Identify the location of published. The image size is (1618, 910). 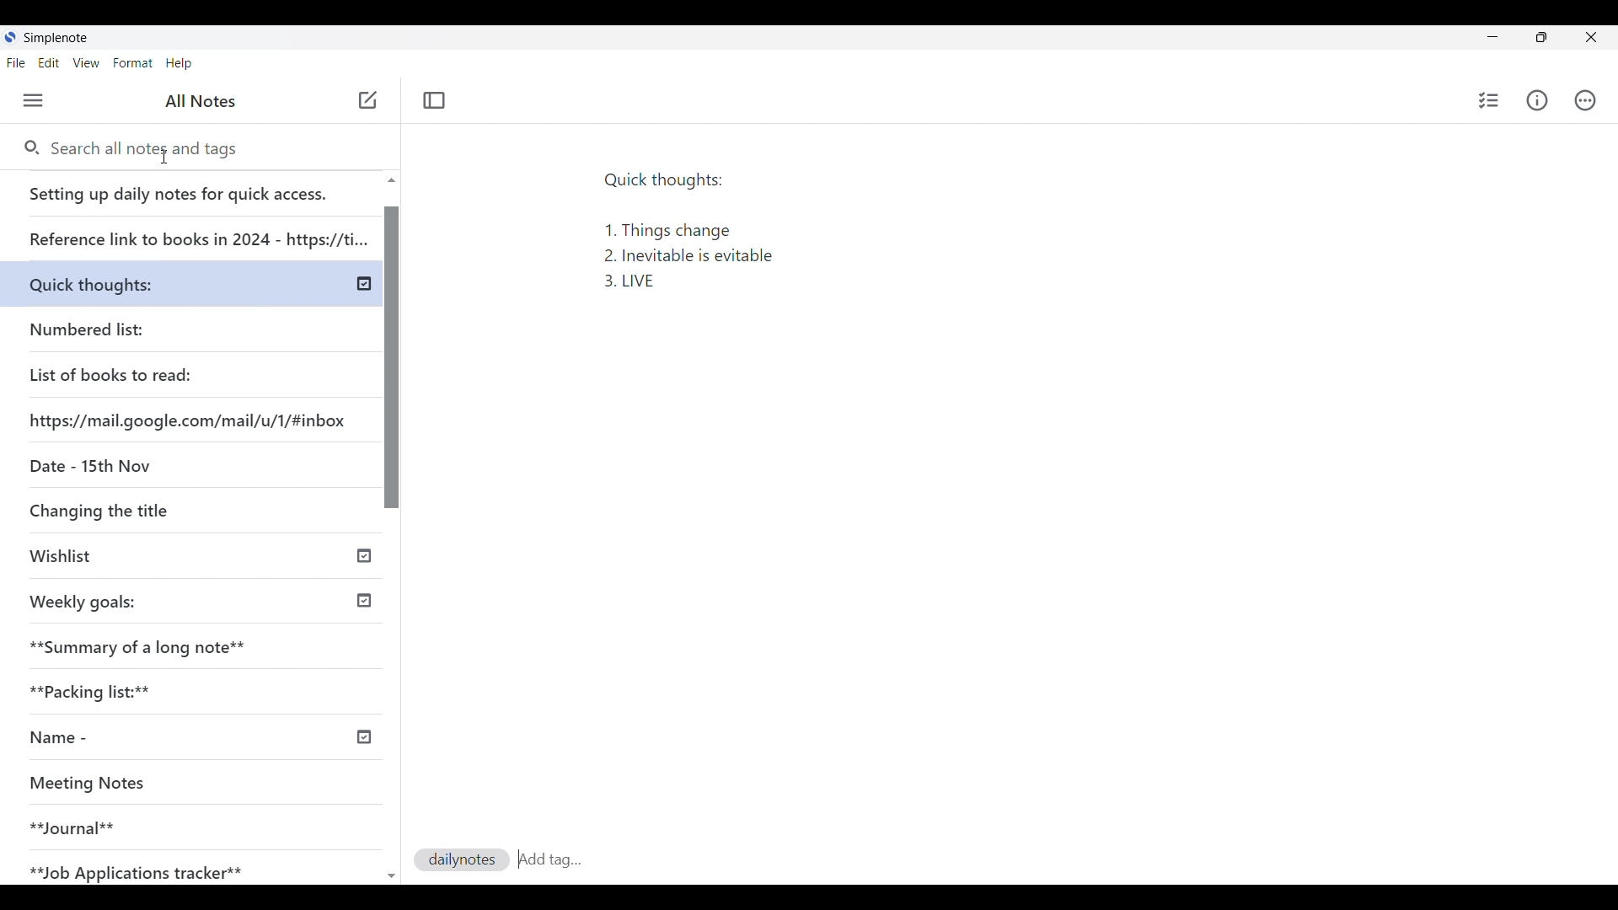
(365, 284).